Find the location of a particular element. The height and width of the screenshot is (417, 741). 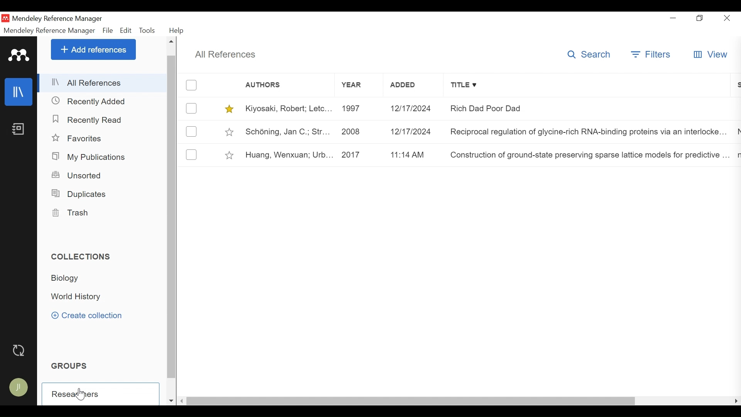

Title is located at coordinates (589, 86).